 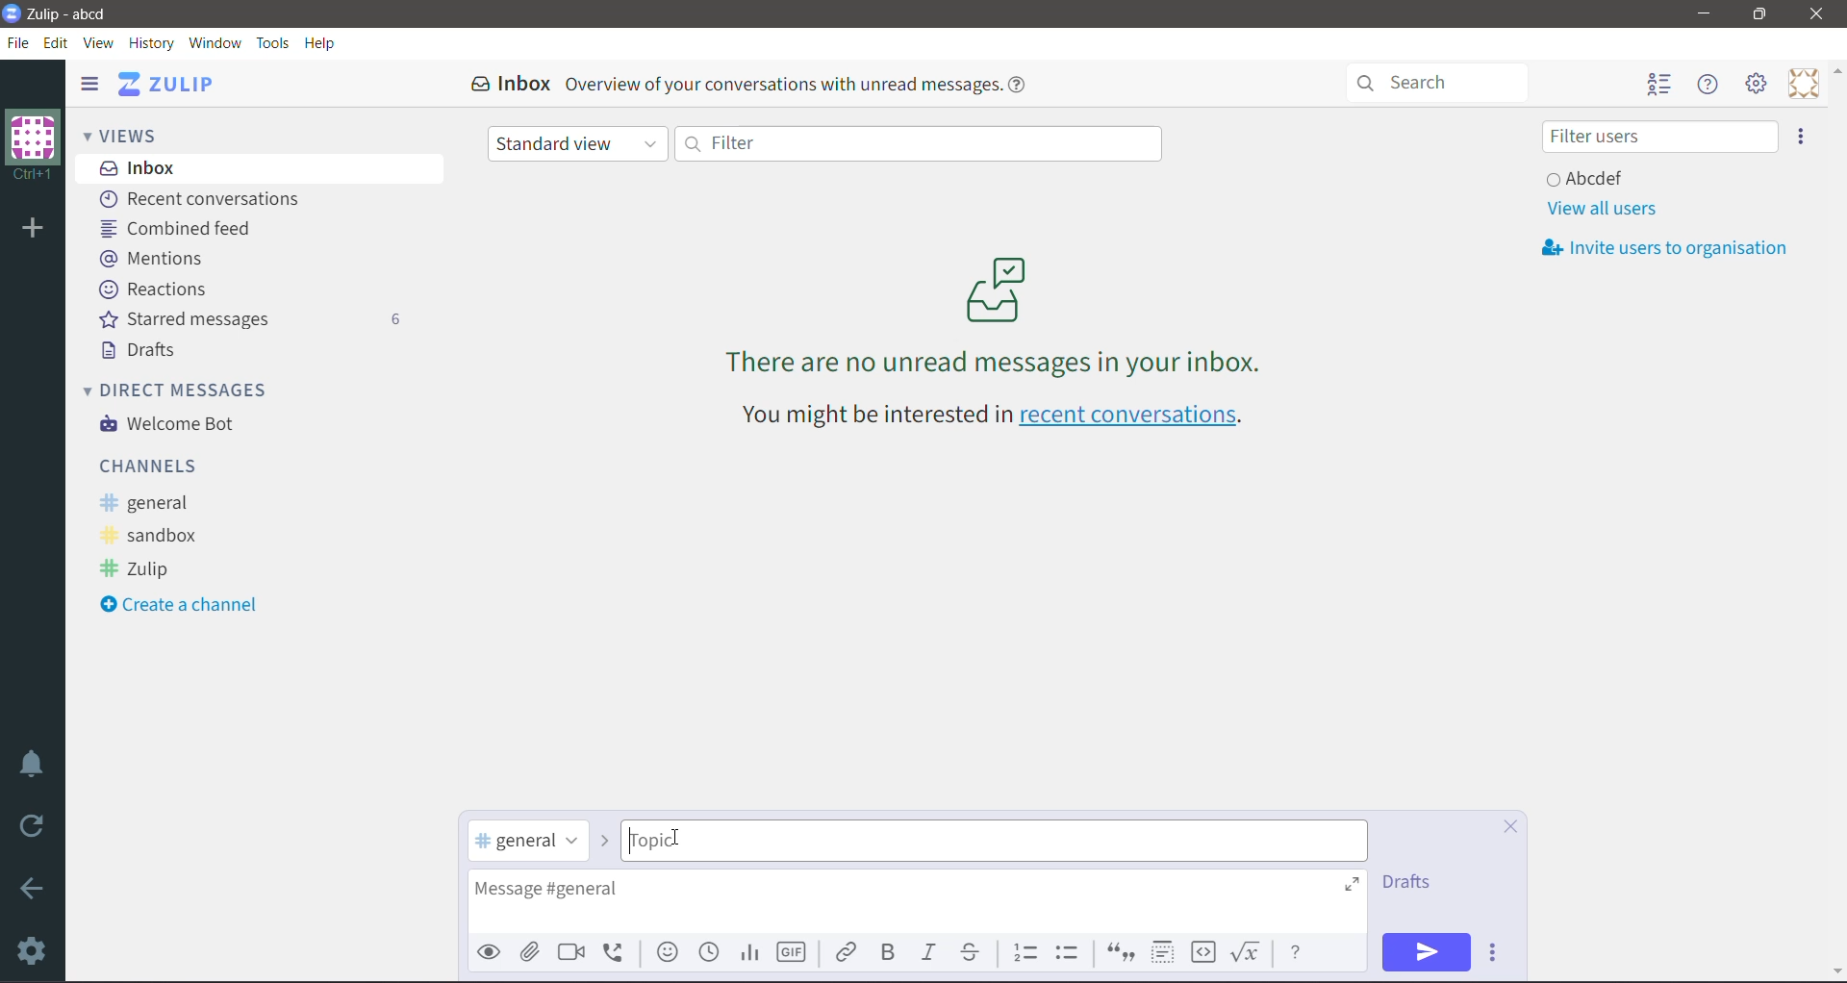 I want to click on History, so click(x=153, y=44).